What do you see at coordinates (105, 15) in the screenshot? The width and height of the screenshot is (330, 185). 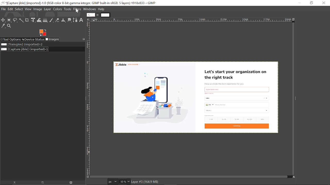 I see `Other tab` at bounding box center [105, 15].